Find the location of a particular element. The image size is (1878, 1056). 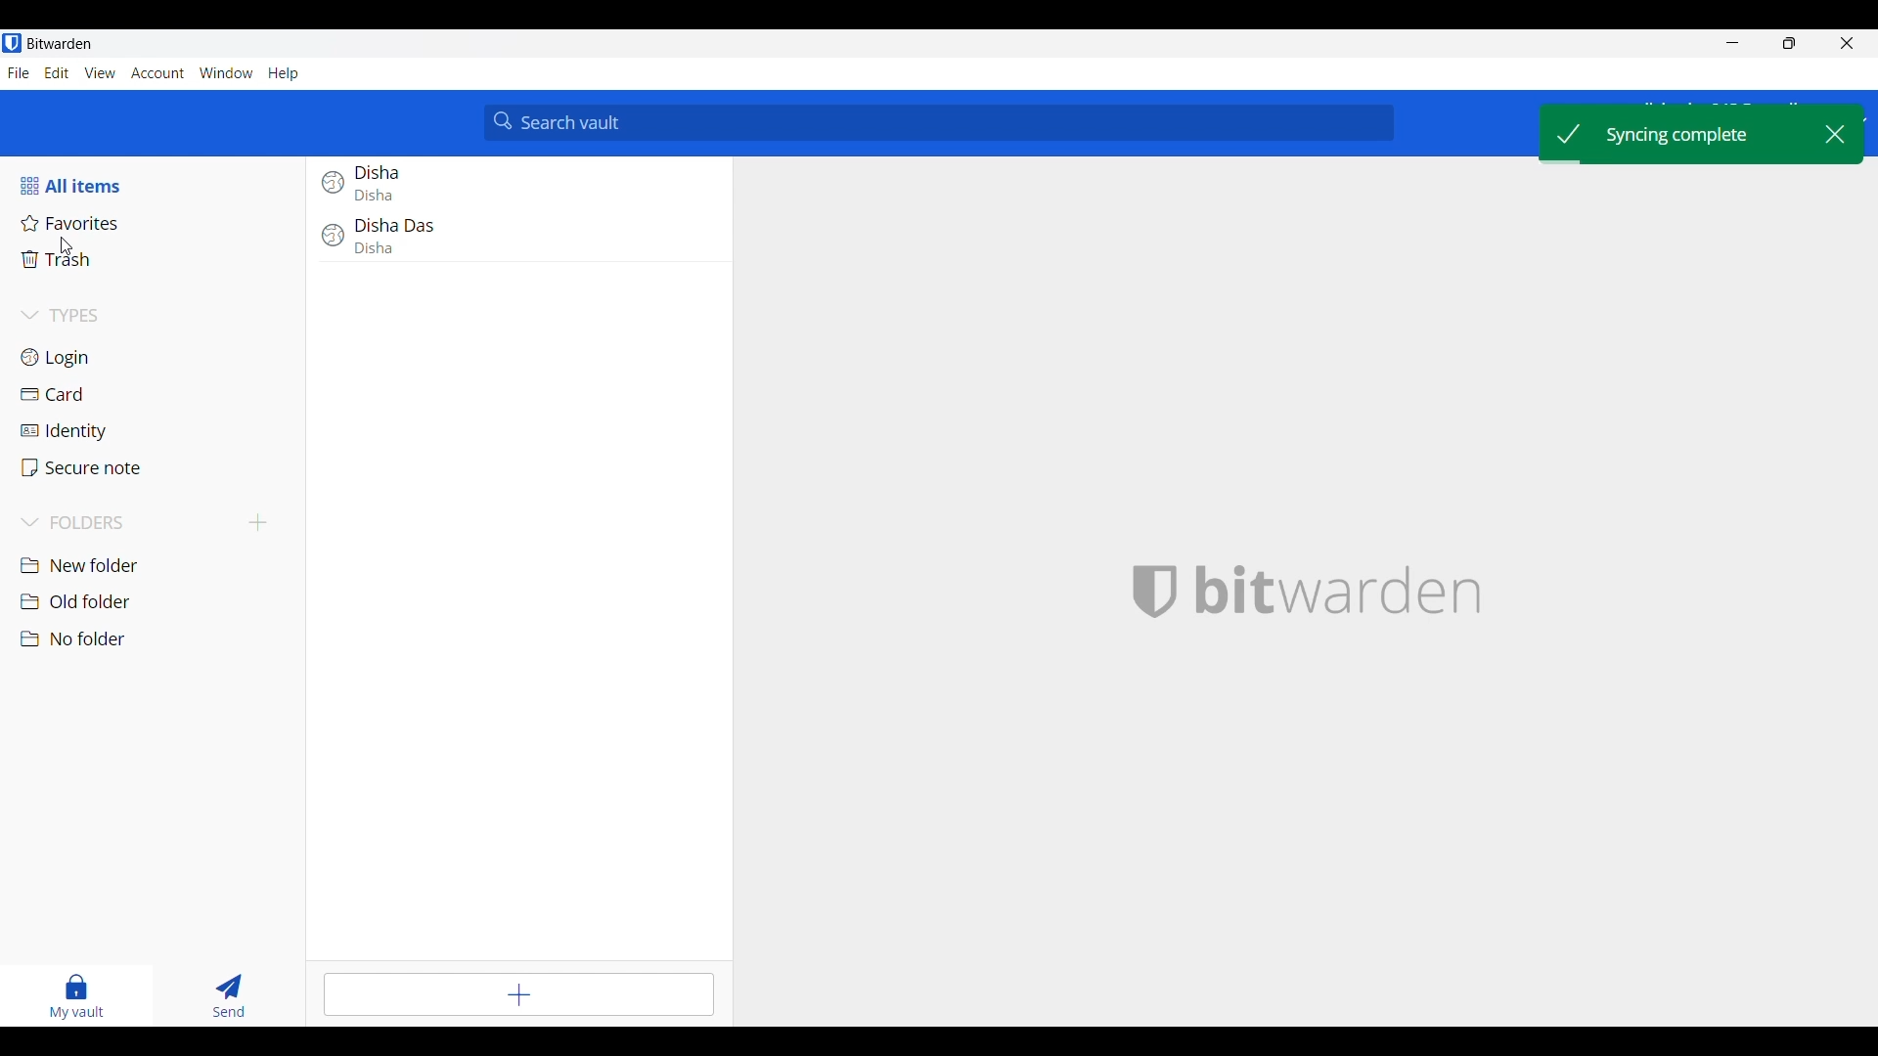

All items is located at coordinates (92, 187).